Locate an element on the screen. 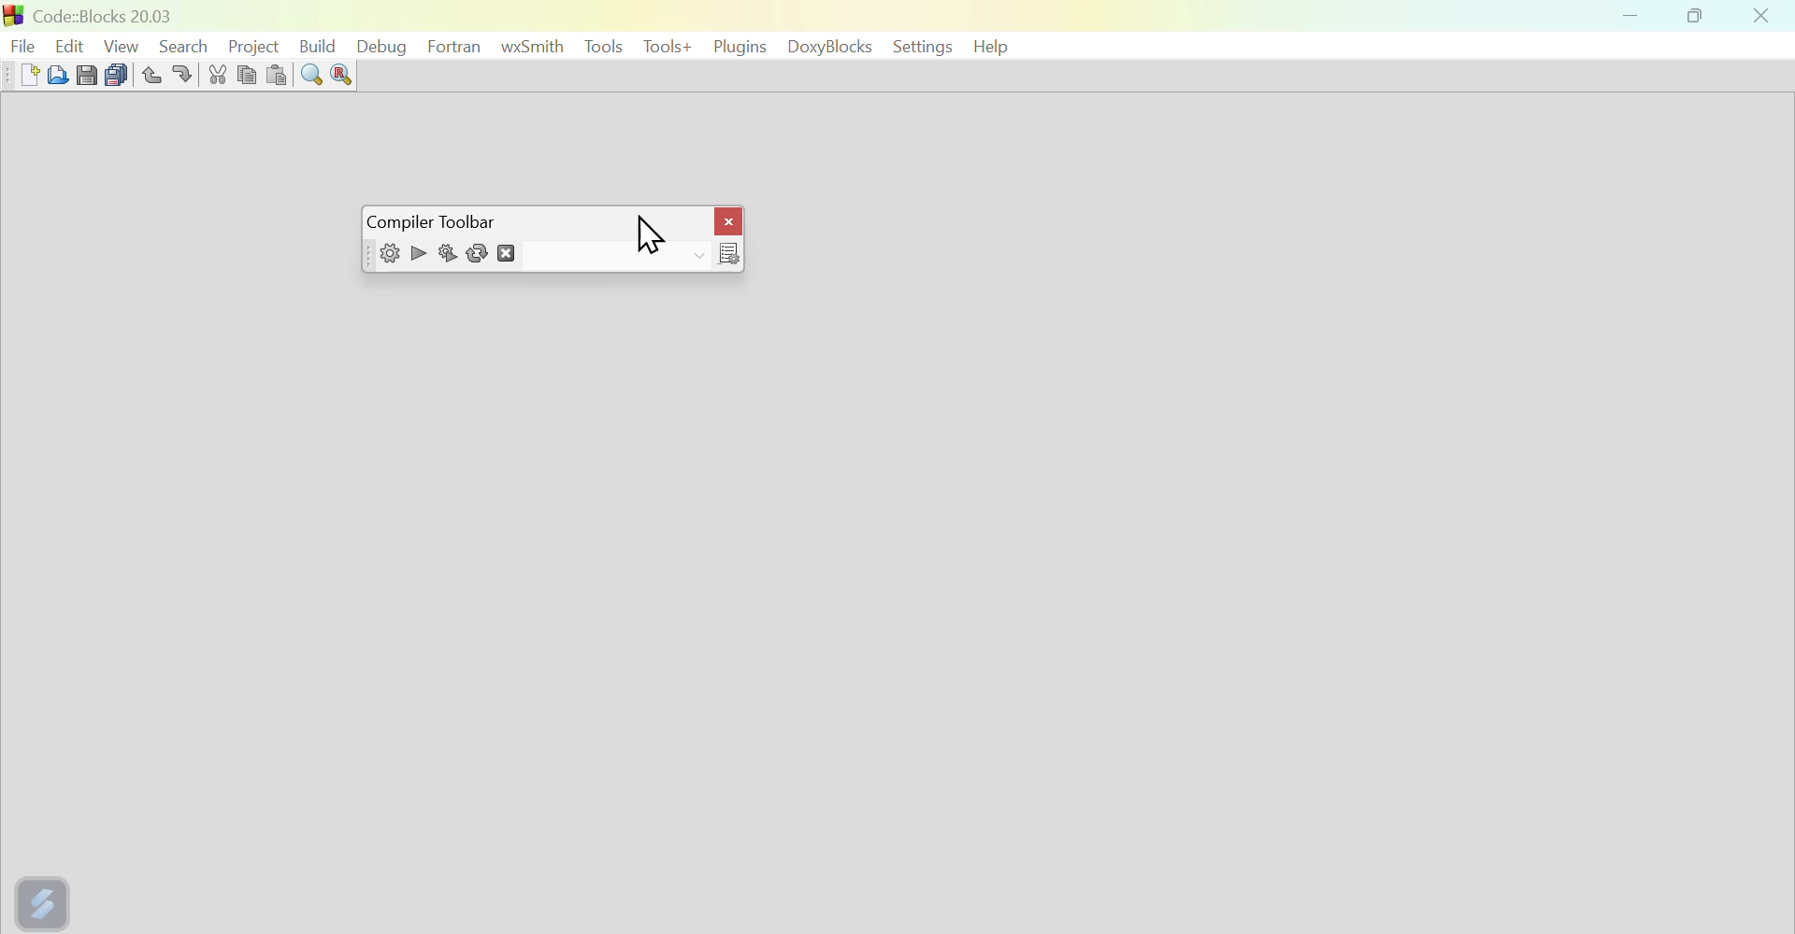 The height and width of the screenshot is (934, 1795). Close is located at coordinates (725, 216).